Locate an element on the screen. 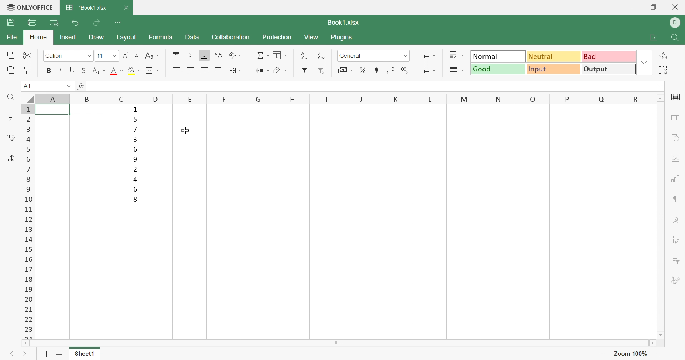 The height and width of the screenshot is (360, 685). Insert cells is located at coordinates (430, 55).